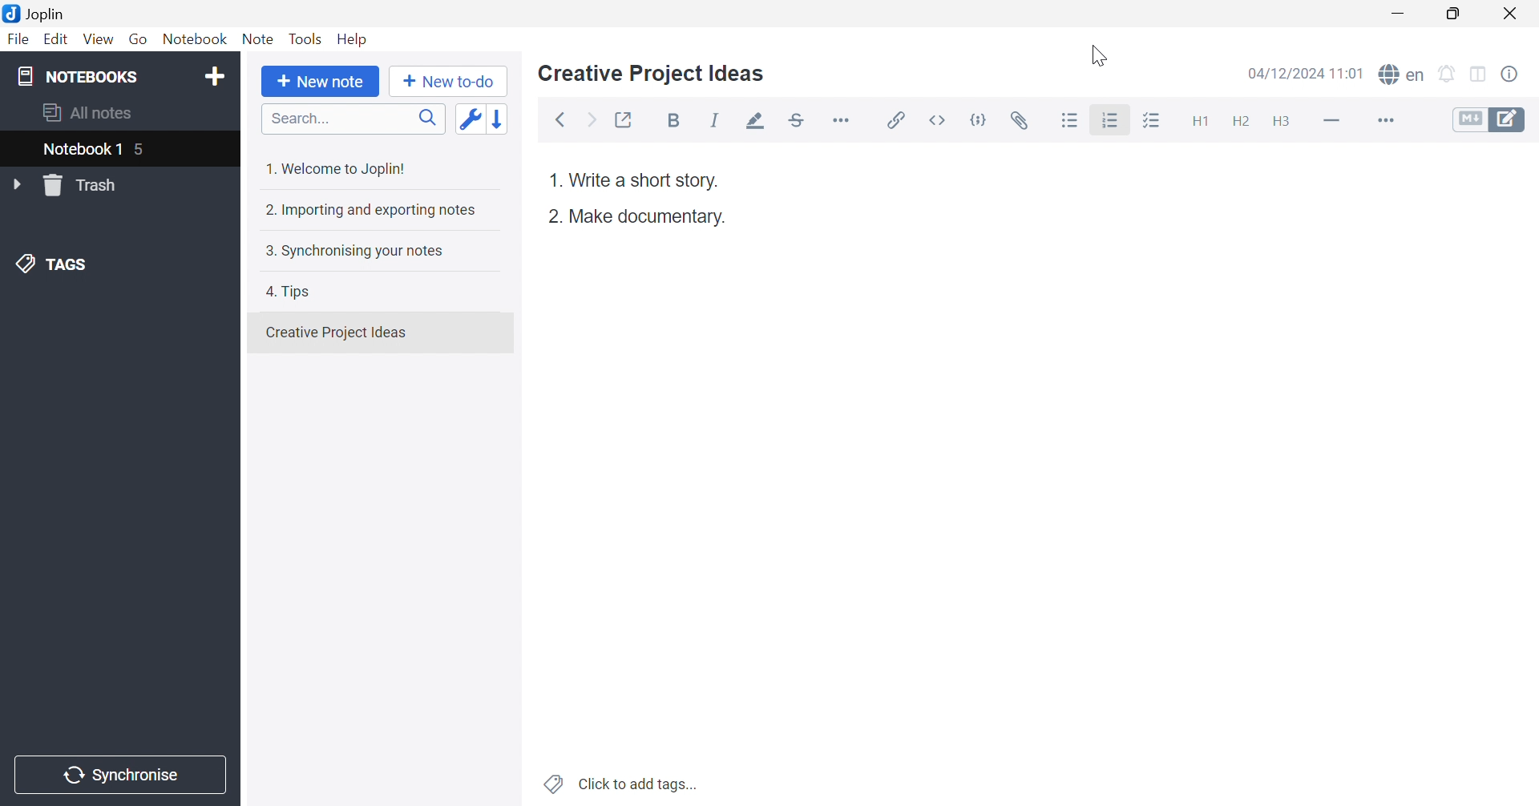 The height and width of the screenshot is (806, 1539). Describe the element at coordinates (757, 122) in the screenshot. I see `Highlight` at that location.